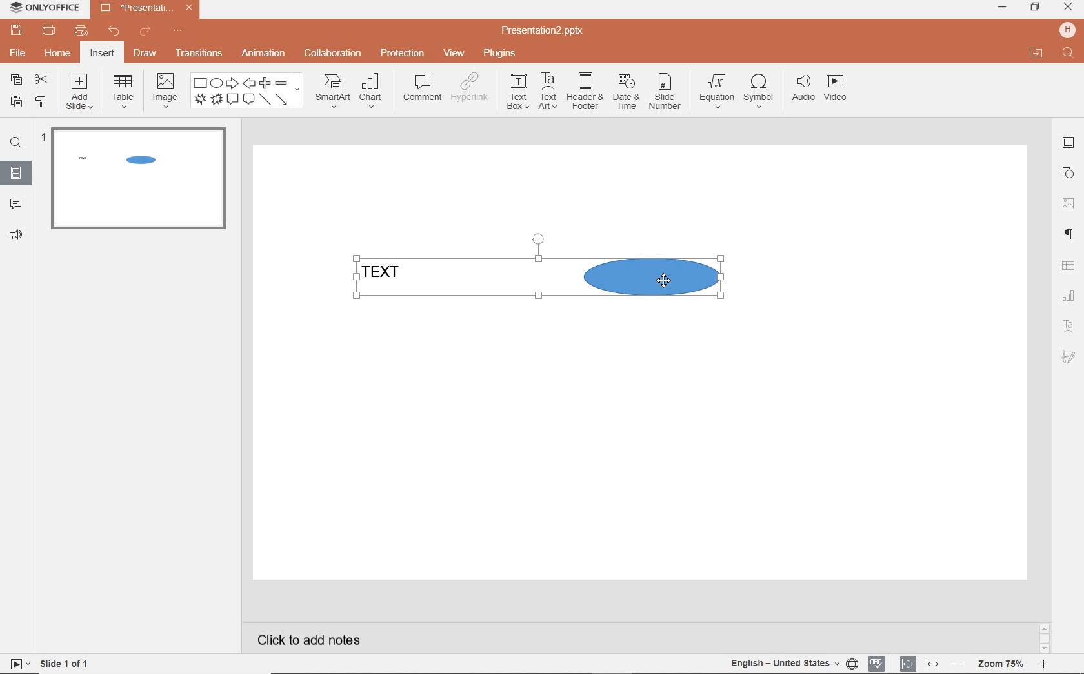 The image size is (1084, 674). What do you see at coordinates (1001, 8) in the screenshot?
I see `minimize` at bounding box center [1001, 8].